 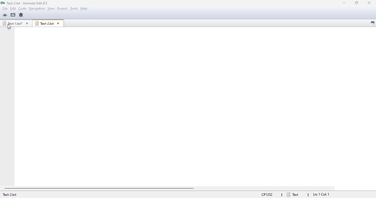 What do you see at coordinates (272, 195) in the screenshot?
I see `file encoding` at bounding box center [272, 195].